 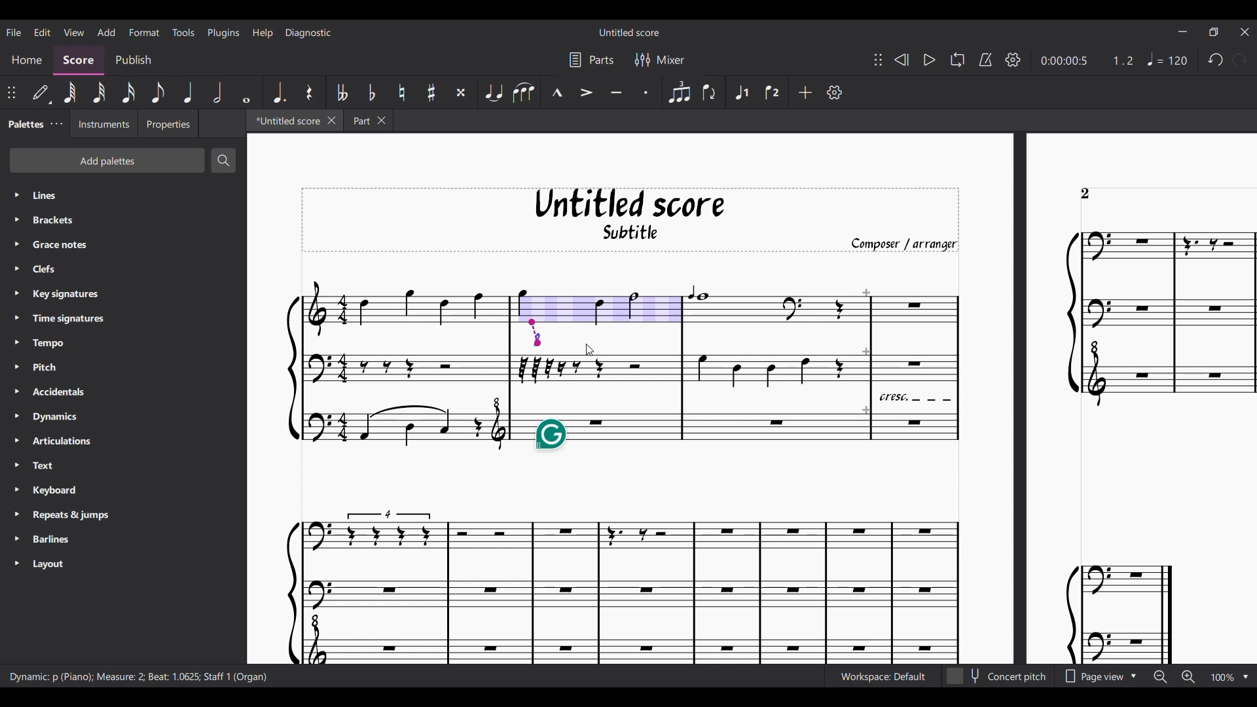 I want to click on Zoom out, so click(x=1161, y=678).